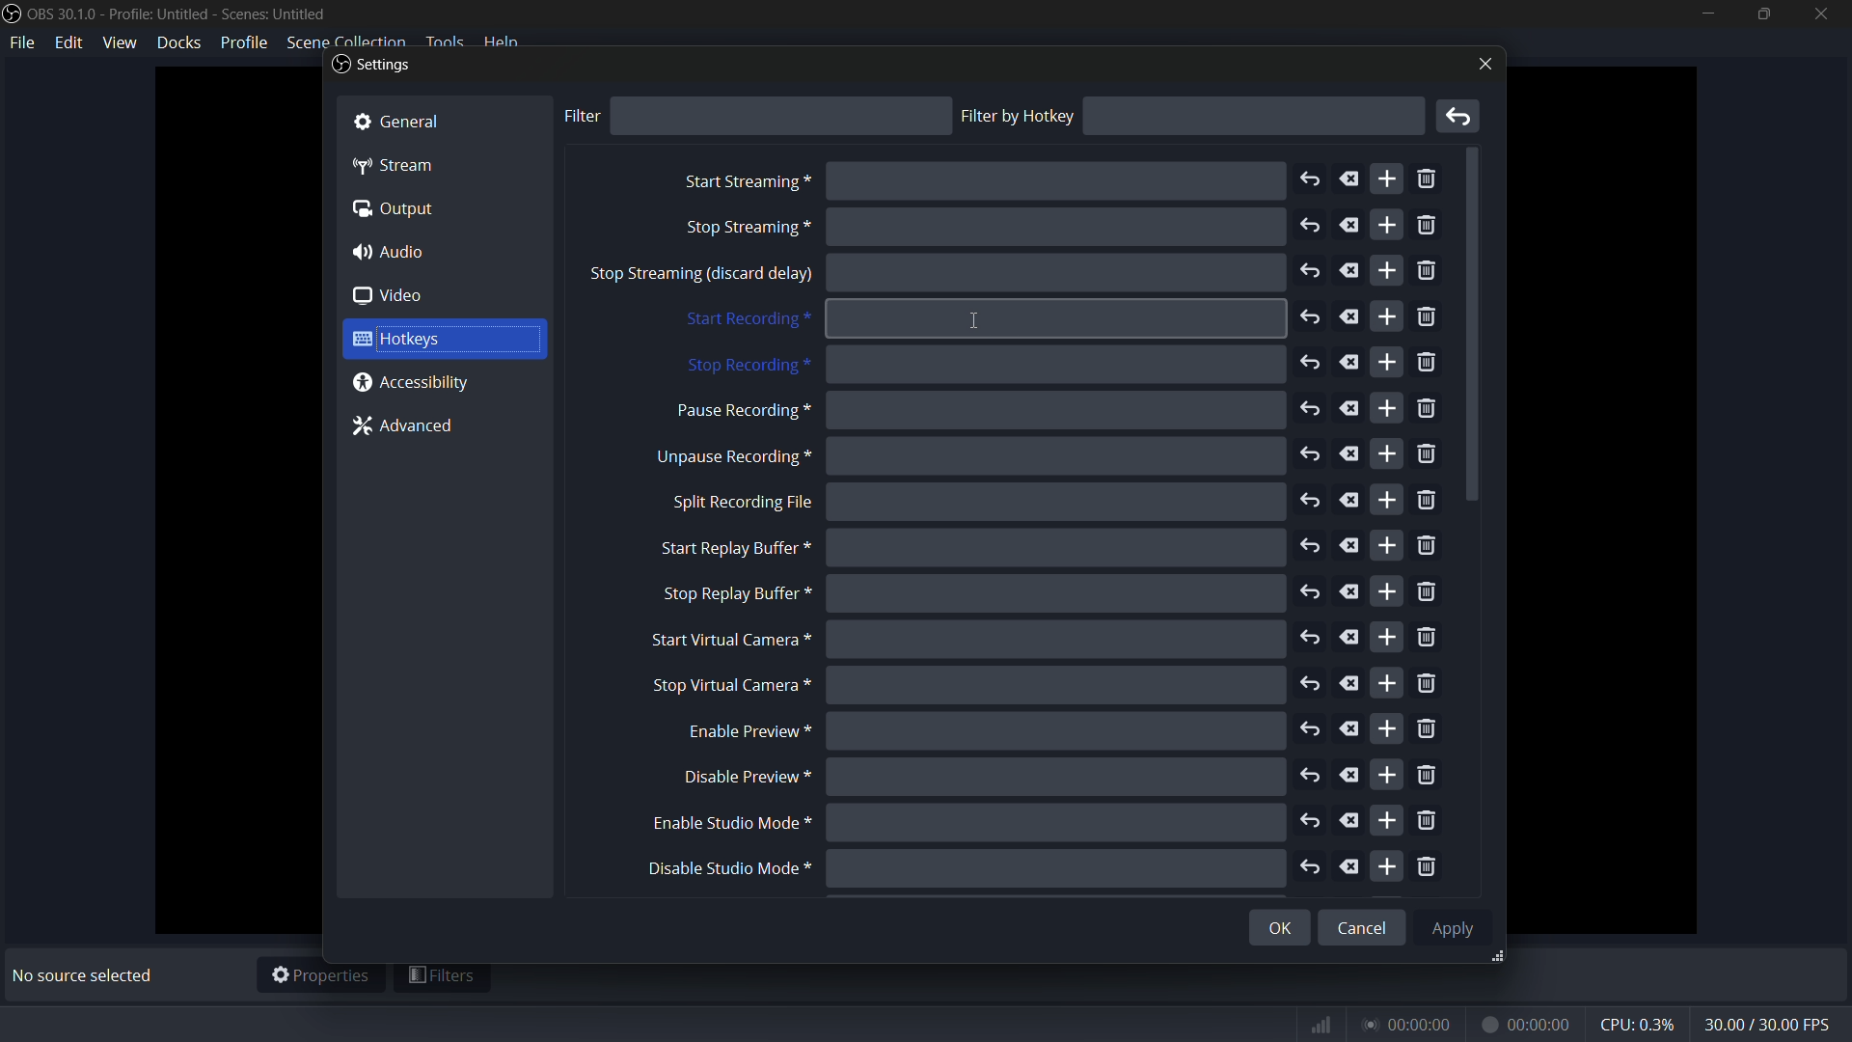  Describe the element at coordinates (739, 412) in the screenshot. I see `pause recording` at that location.